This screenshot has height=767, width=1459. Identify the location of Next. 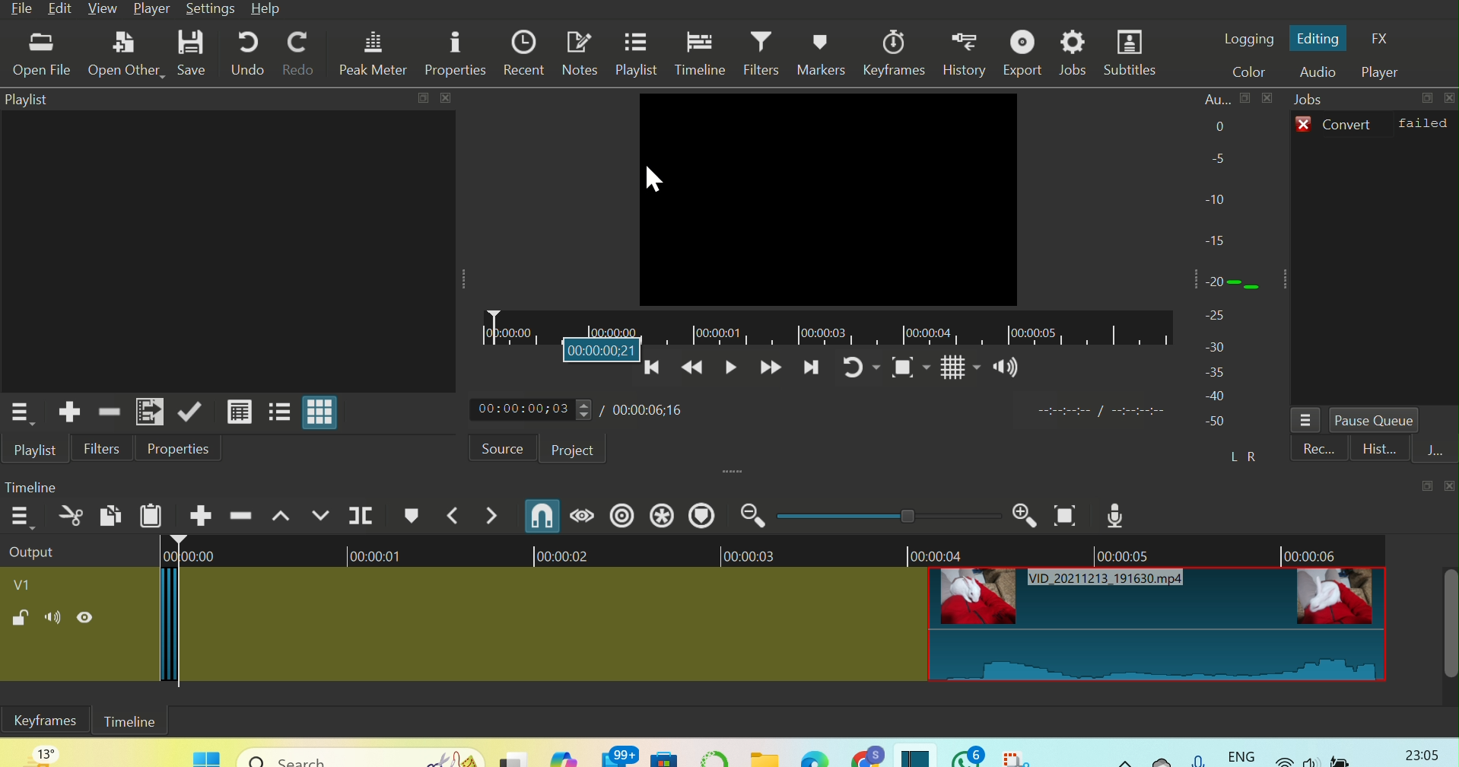
(808, 371).